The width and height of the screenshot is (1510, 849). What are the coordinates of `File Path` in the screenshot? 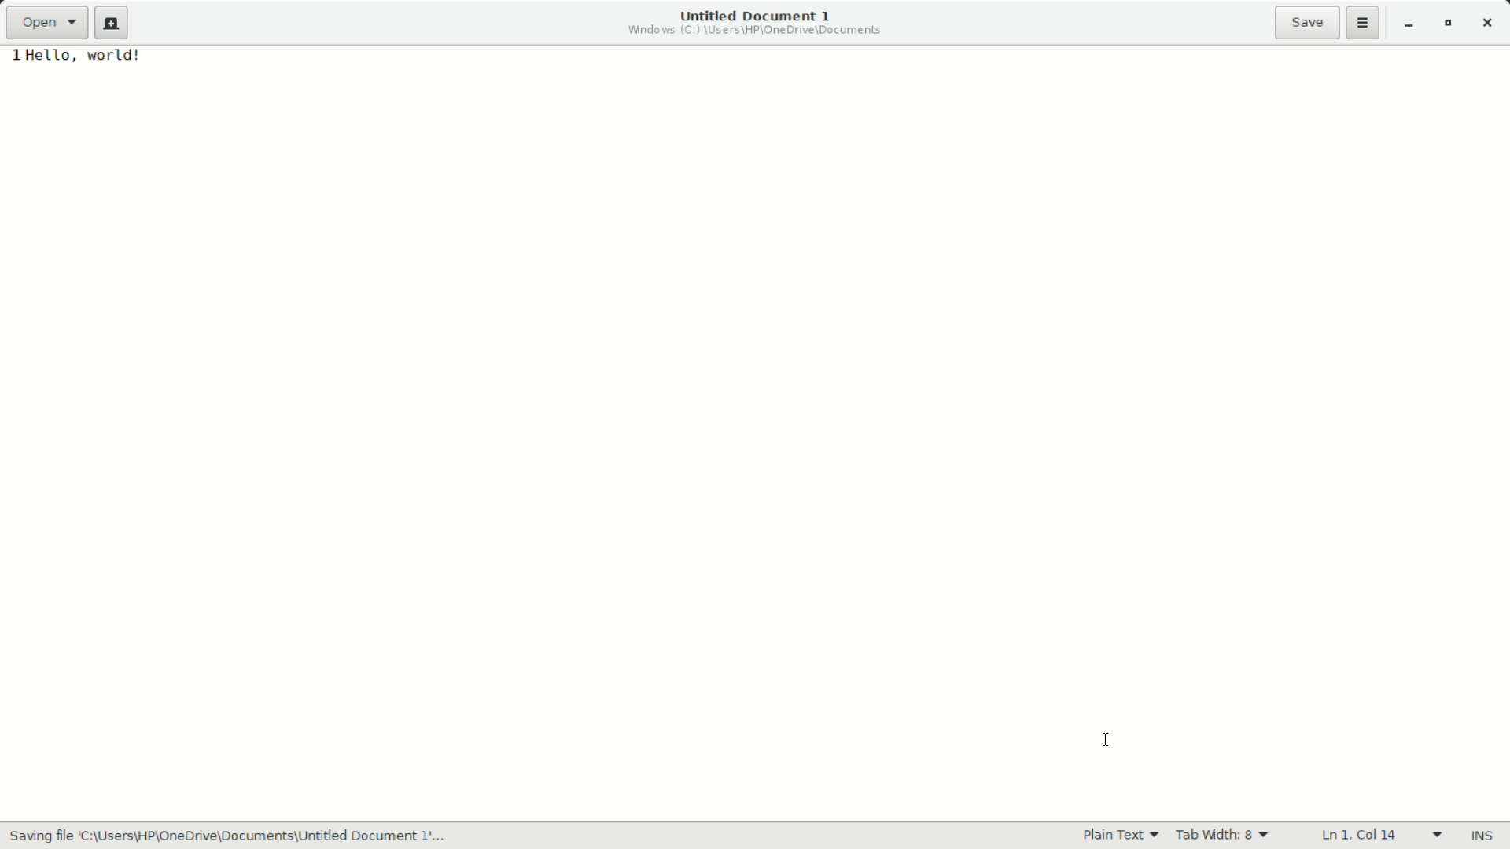 It's located at (754, 31).